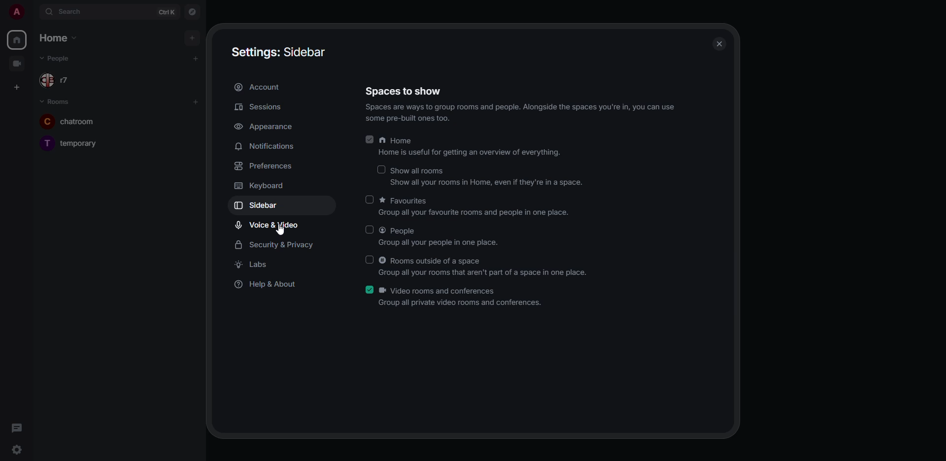 The height and width of the screenshot is (461, 946). Describe the element at coordinates (57, 38) in the screenshot. I see `home` at that location.